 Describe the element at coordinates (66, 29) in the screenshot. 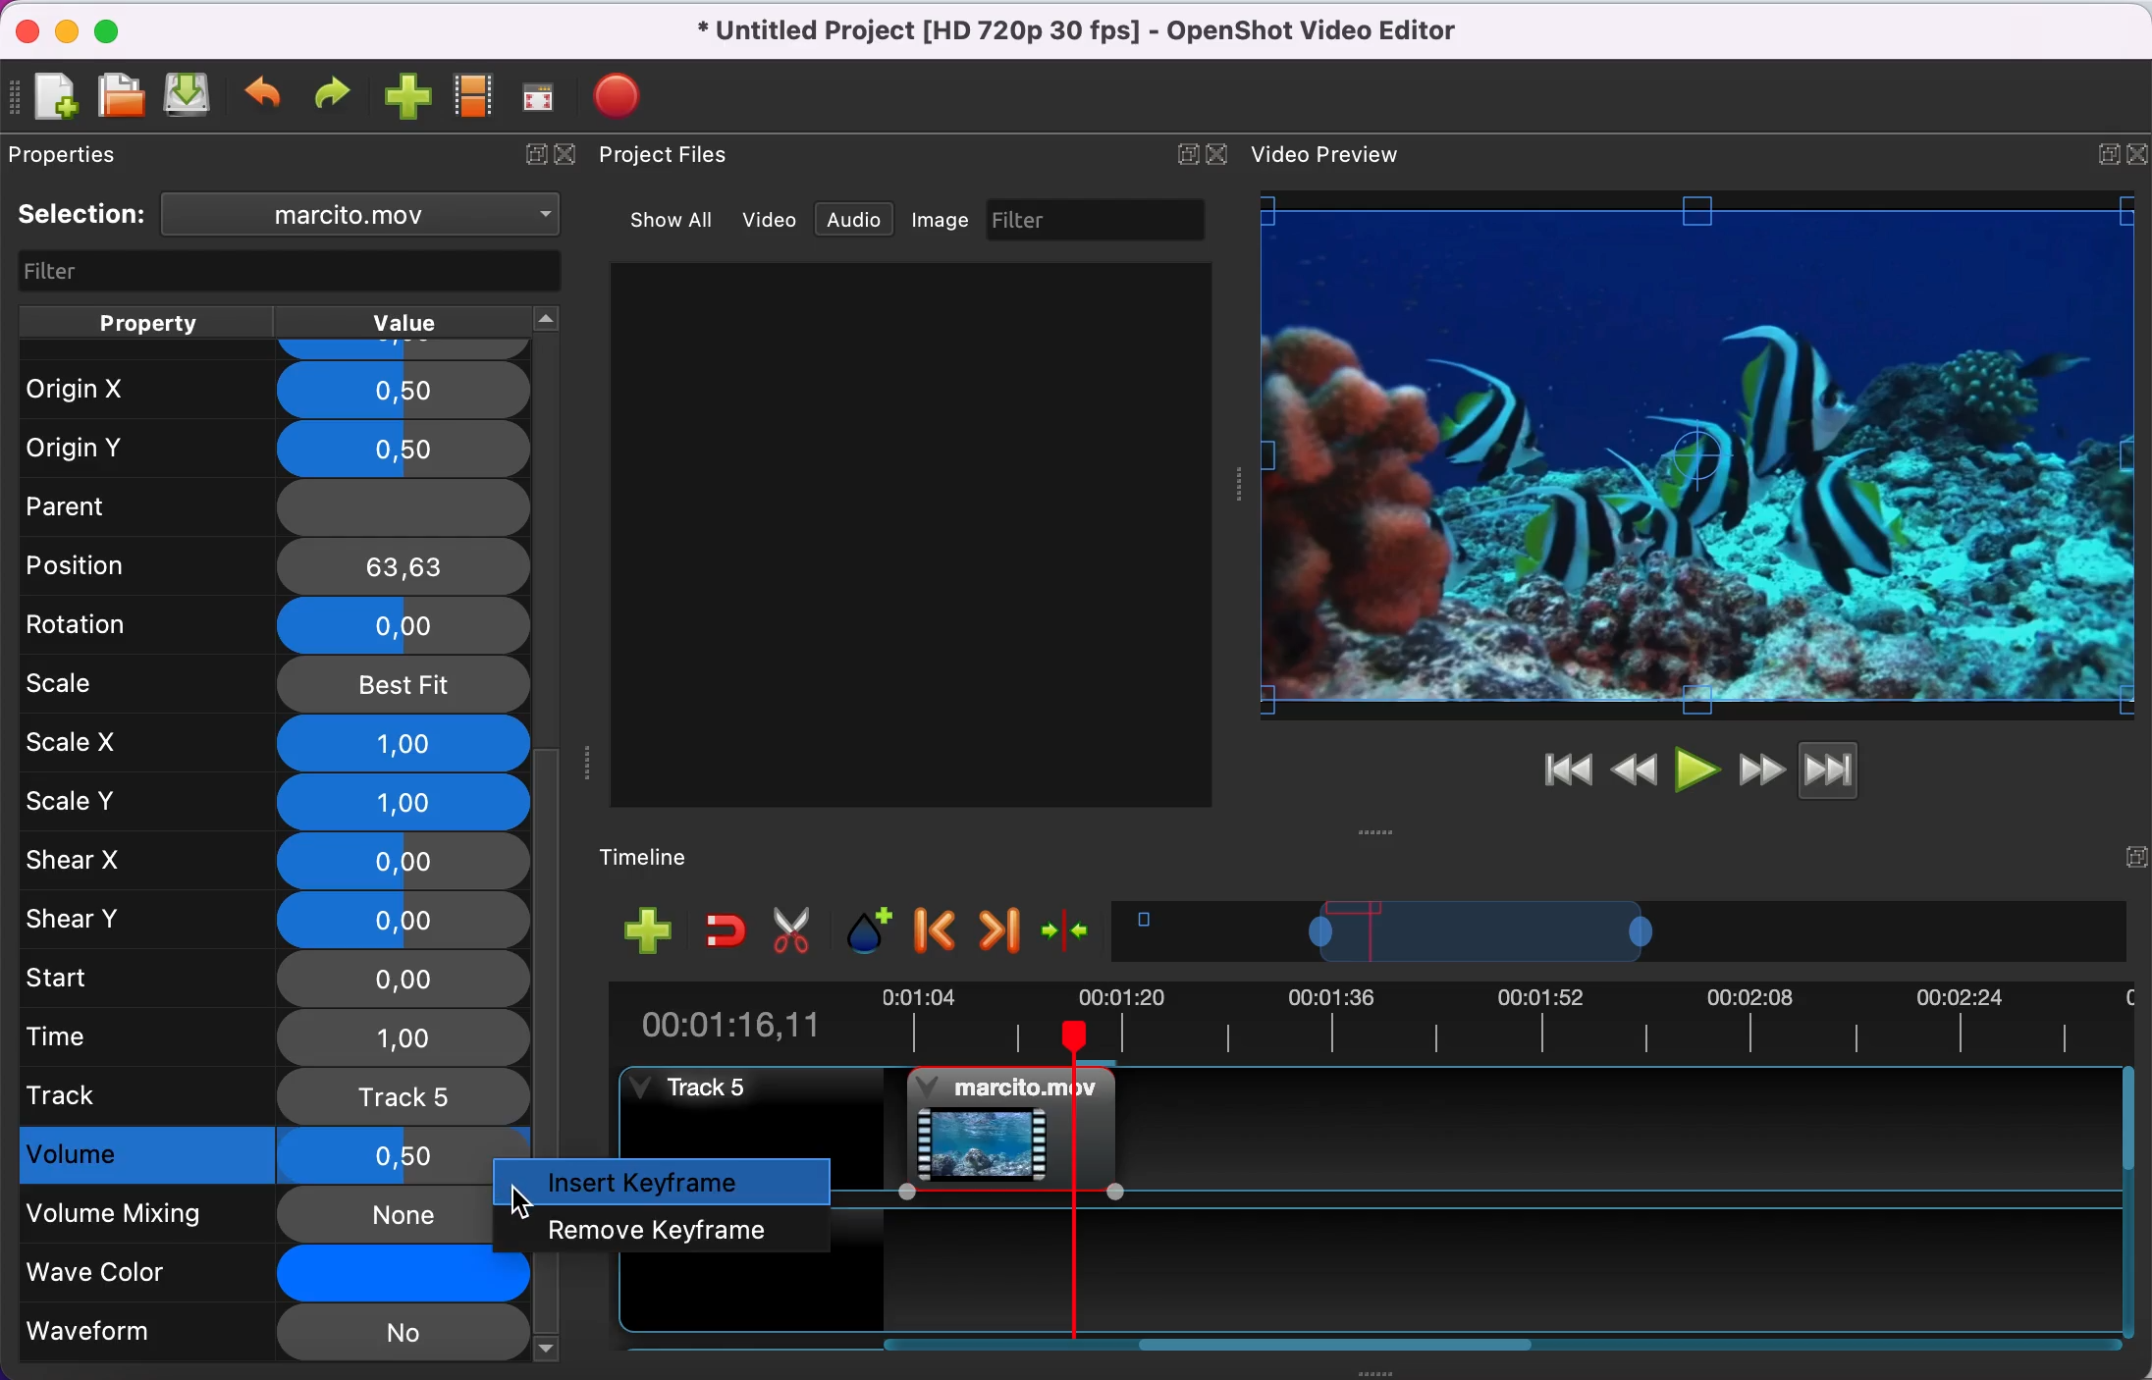

I see `minimize` at that location.